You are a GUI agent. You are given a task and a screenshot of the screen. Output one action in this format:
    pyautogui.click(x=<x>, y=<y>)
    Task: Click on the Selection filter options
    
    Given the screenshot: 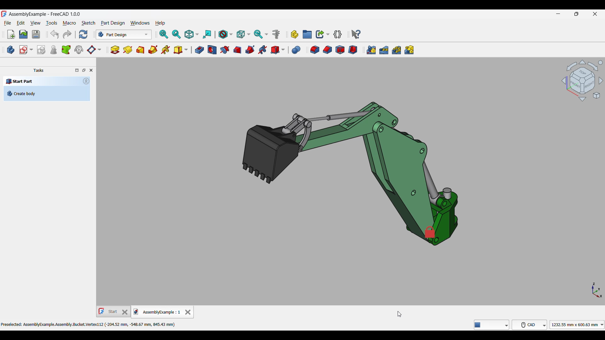 What is the action you would take?
    pyautogui.click(x=243, y=34)
    